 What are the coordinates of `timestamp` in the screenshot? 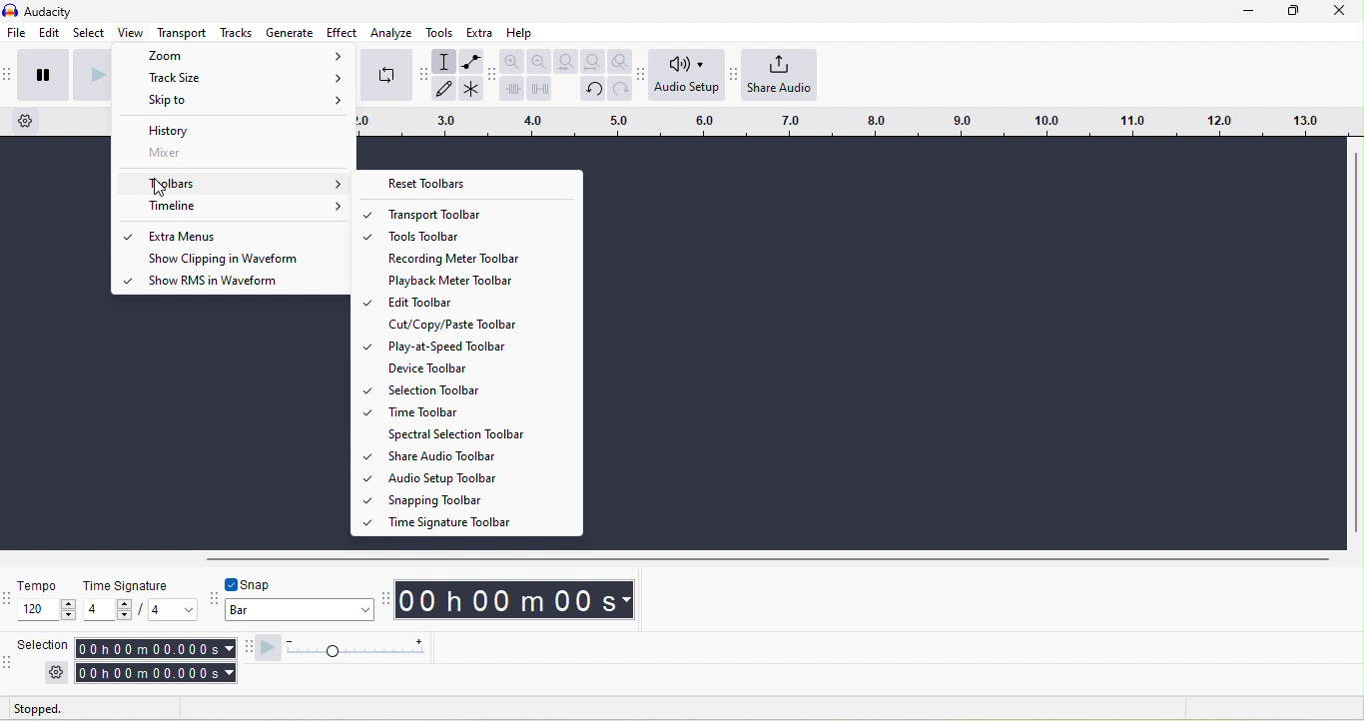 It's located at (514, 600).